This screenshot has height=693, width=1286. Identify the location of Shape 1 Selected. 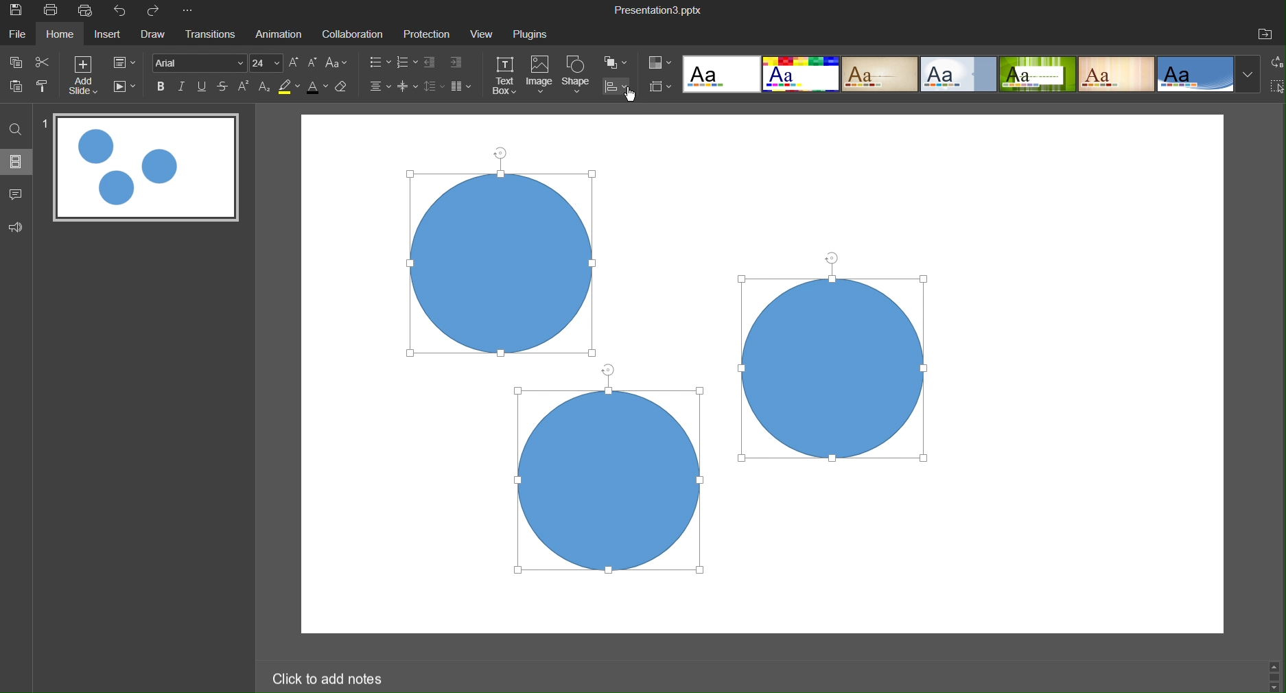
(502, 263).